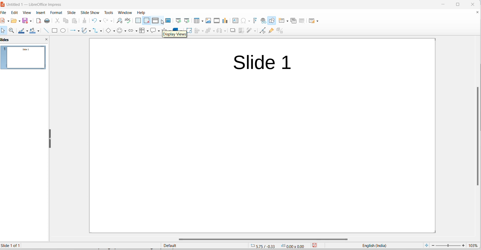 This screenshot has width=481, height=250. I want to click on arrange , so click(208, 31).